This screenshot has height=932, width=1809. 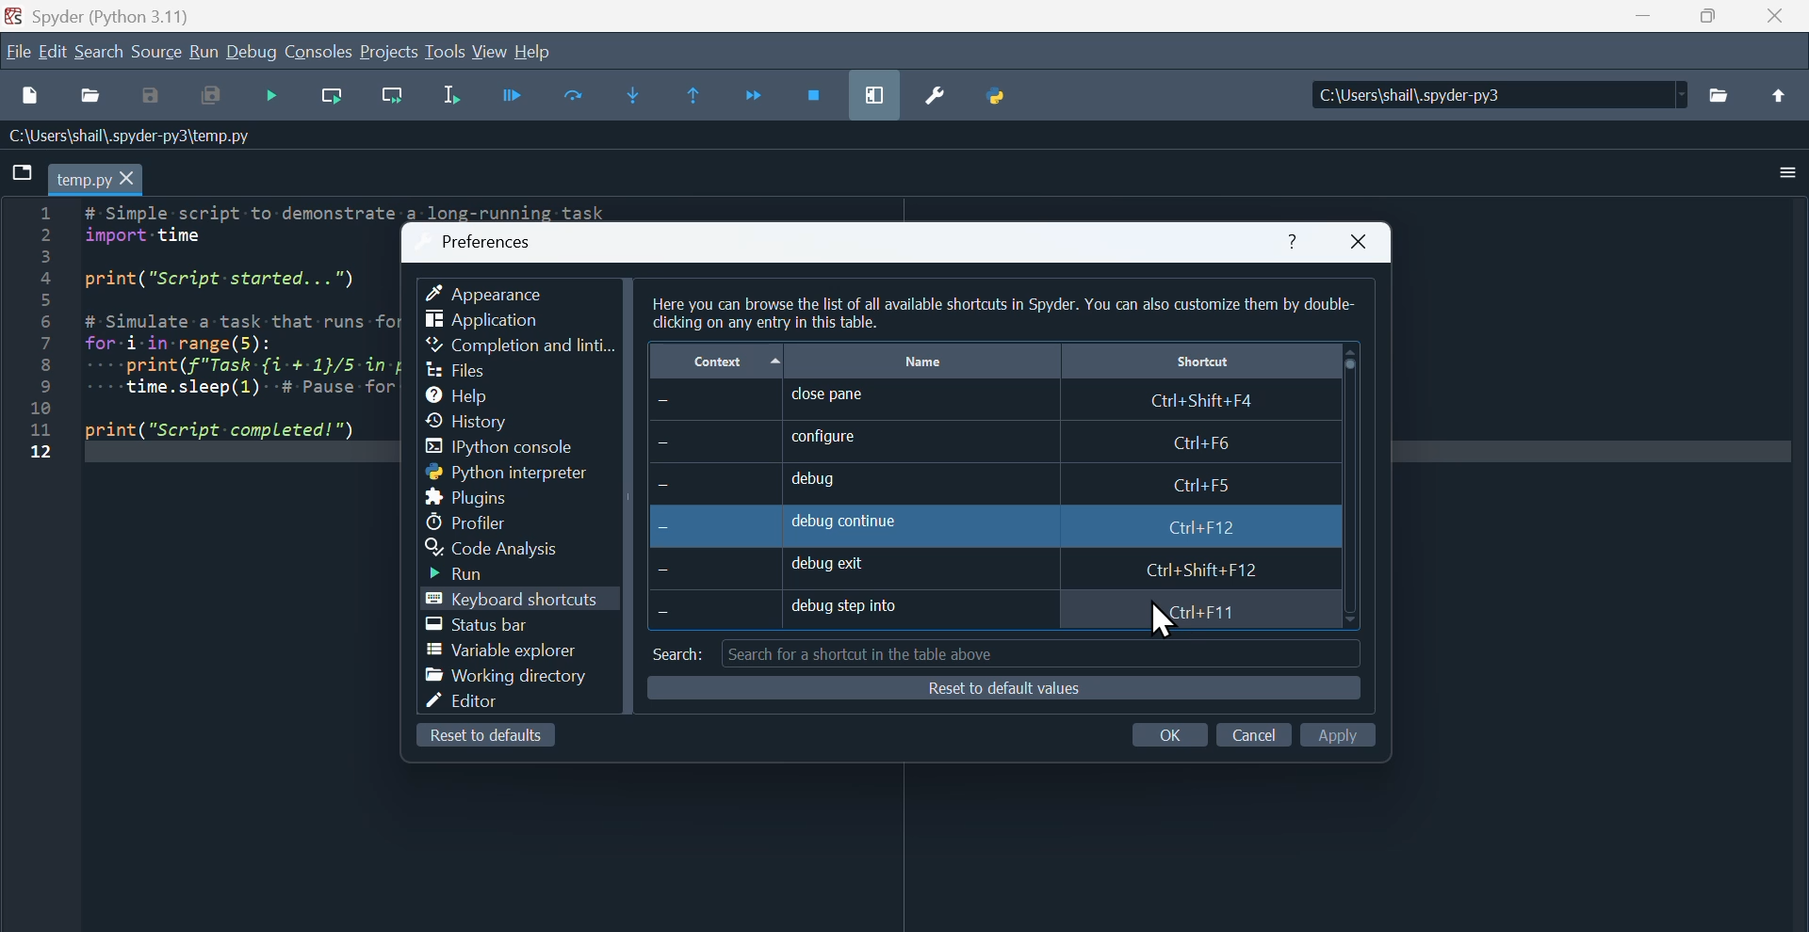 What do you see at coordinates (1002, 654) in the screenshot?
I see `Search tab` at bounding box center [1002, 654].